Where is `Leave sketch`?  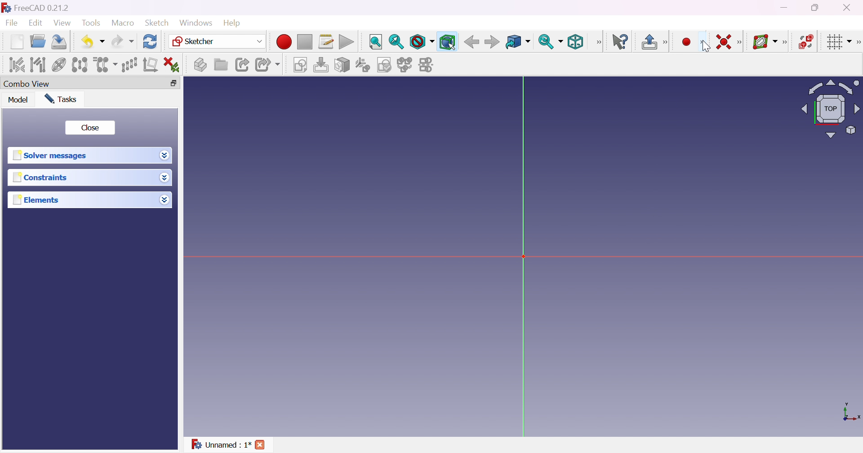 Leave sketch is located at coordinates (648, 42).